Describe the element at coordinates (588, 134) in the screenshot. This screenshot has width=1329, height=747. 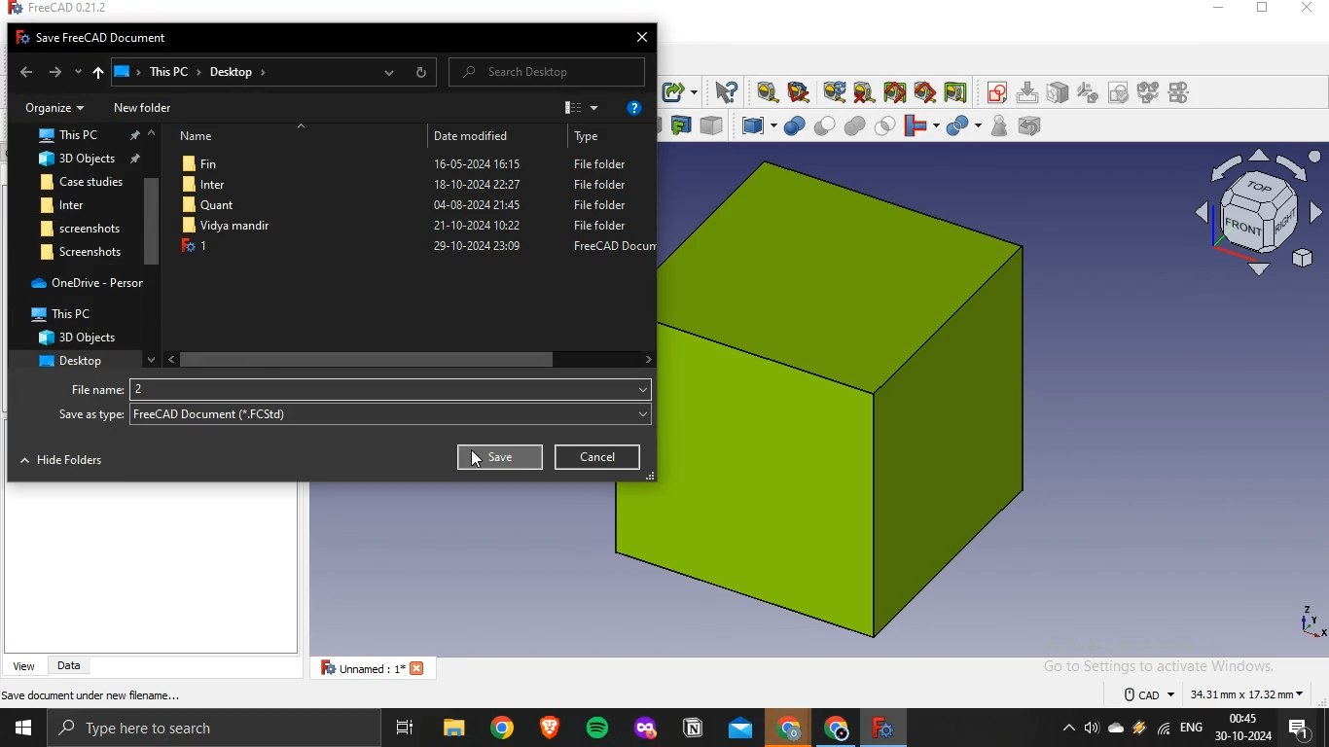
I see `Type` at that location.